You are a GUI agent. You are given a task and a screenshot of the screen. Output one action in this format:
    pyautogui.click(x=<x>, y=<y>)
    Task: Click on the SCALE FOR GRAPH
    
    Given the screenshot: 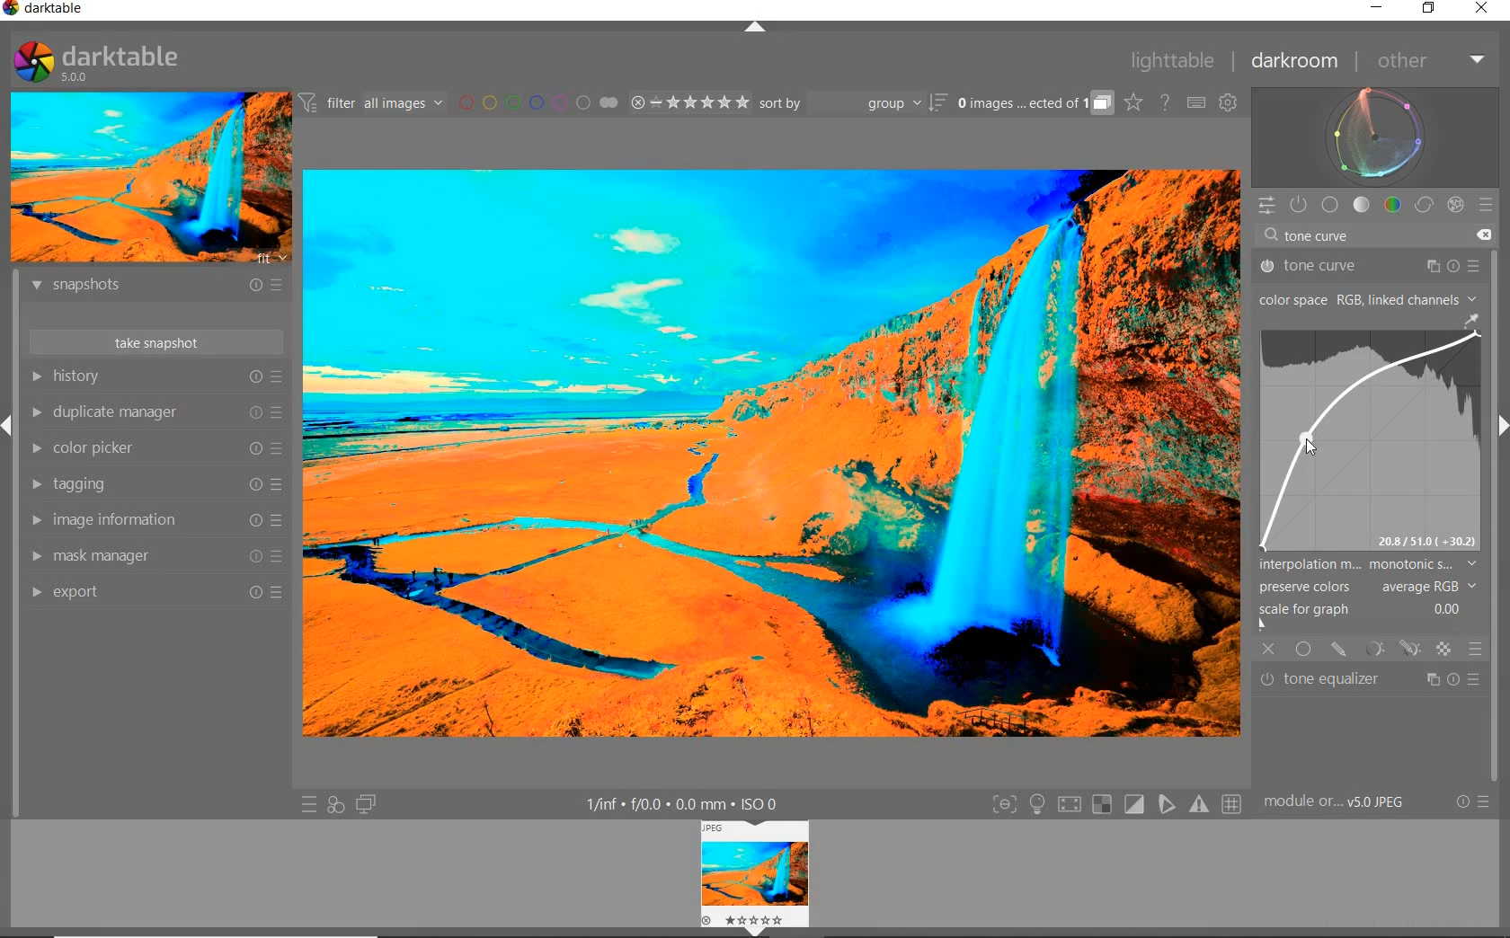 What is the action you would take?
    pyautogui.click(x=1363, y=618)
    